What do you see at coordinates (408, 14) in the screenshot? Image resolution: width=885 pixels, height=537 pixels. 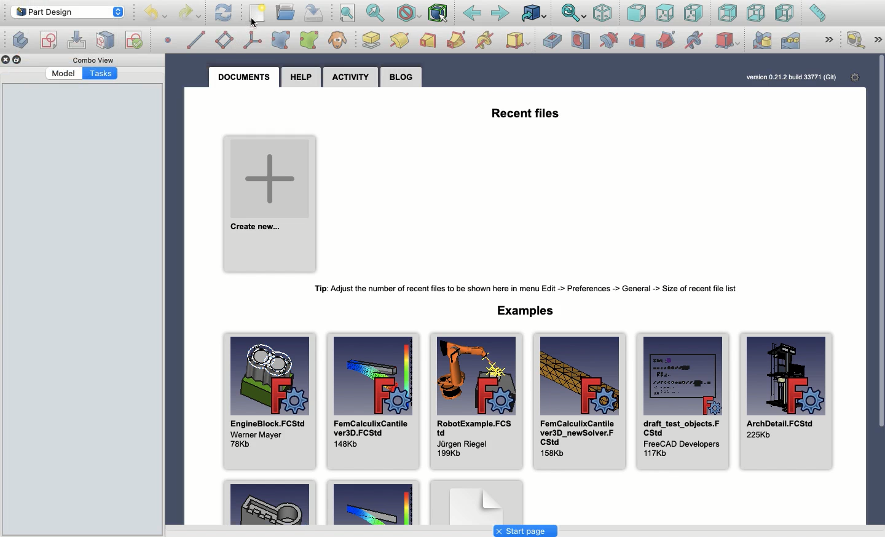 I see `Draw style` at bounding box center [408, 14].